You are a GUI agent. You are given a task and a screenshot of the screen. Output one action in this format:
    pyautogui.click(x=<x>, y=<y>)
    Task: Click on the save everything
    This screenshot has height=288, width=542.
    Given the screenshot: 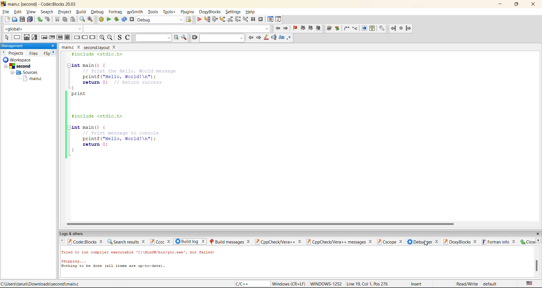 What is the action you would take?
    pyautogui.click(x=30, y=20)
    